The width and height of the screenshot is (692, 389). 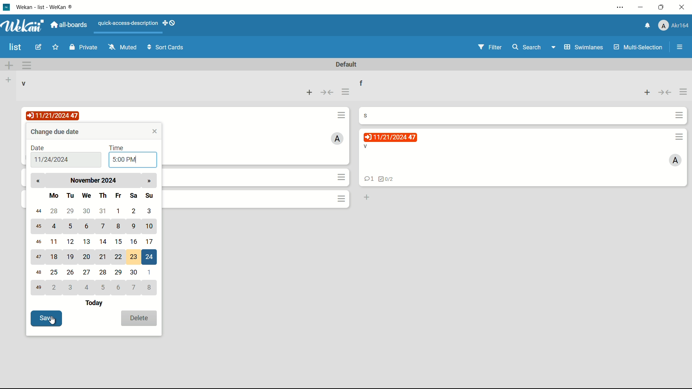 What do you see at coordinates (151, 287) in the screenshot?
I see `8` at bounding box center [151, 287].